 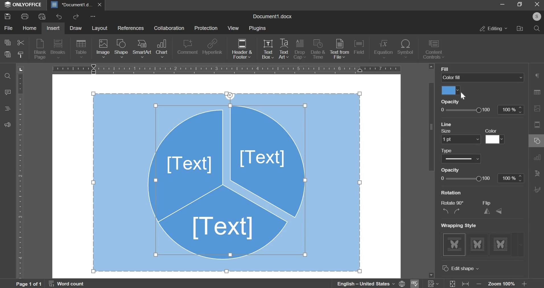 I want to click on line opacity, so click(x=481, y=178).